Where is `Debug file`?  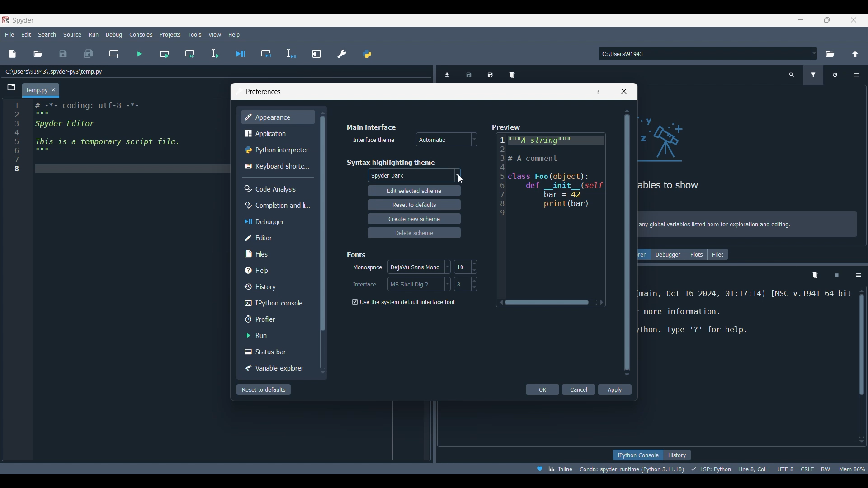
Debug file is located at coordinates (241, 54).